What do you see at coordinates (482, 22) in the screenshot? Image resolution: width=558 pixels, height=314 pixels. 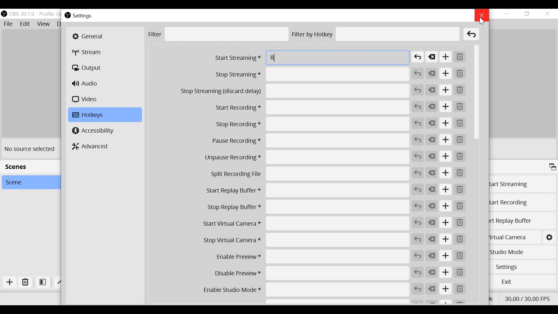 I see `Cursor` at bounding box center [482, 22].